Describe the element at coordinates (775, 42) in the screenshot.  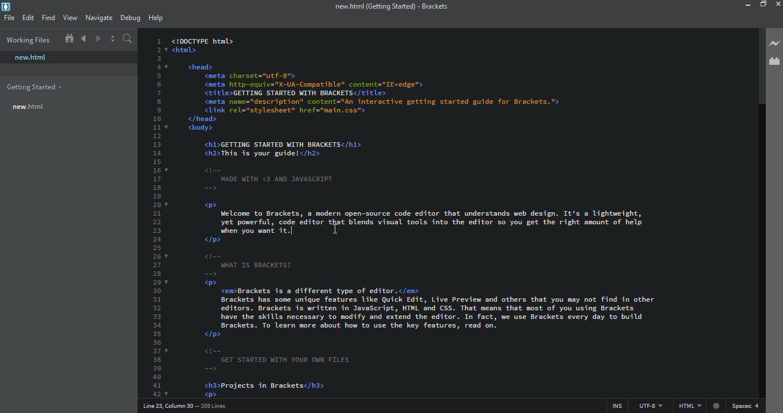
I see `live preview` at that location.